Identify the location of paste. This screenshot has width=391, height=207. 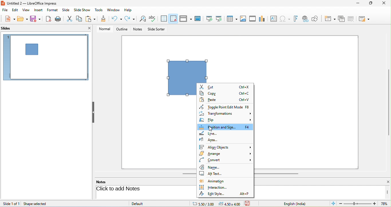
(91, 19).